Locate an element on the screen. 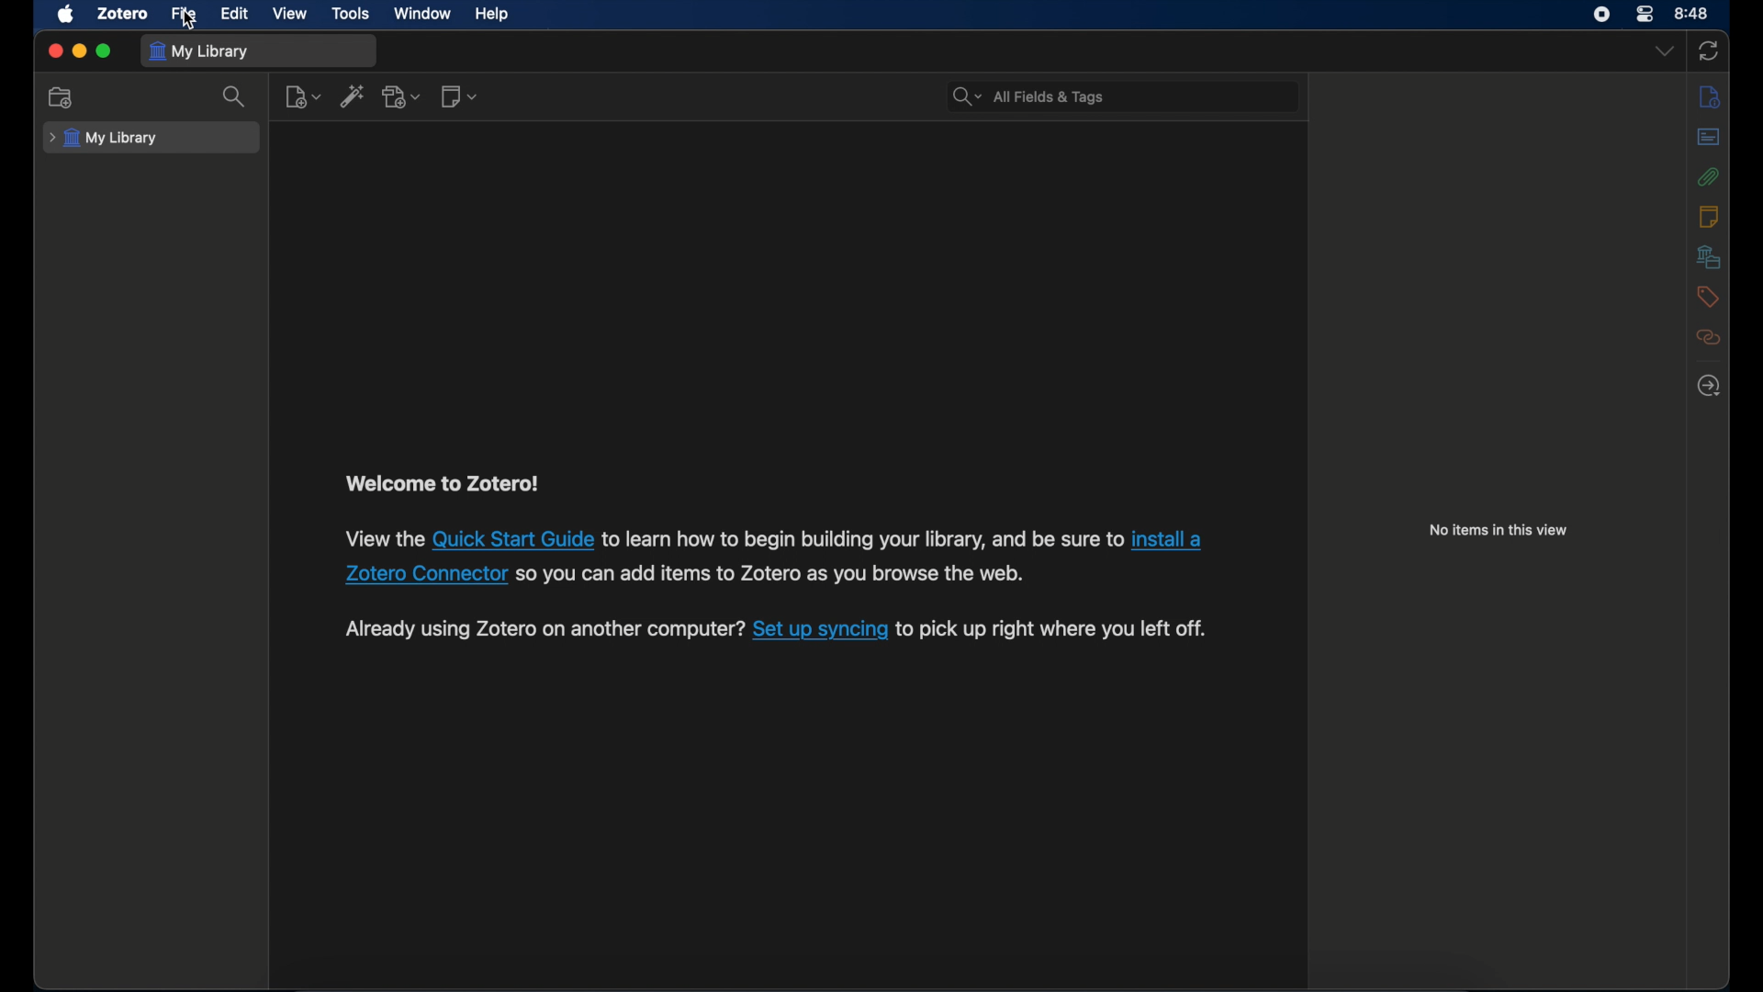  tags is located at coordinates (1707, 297).